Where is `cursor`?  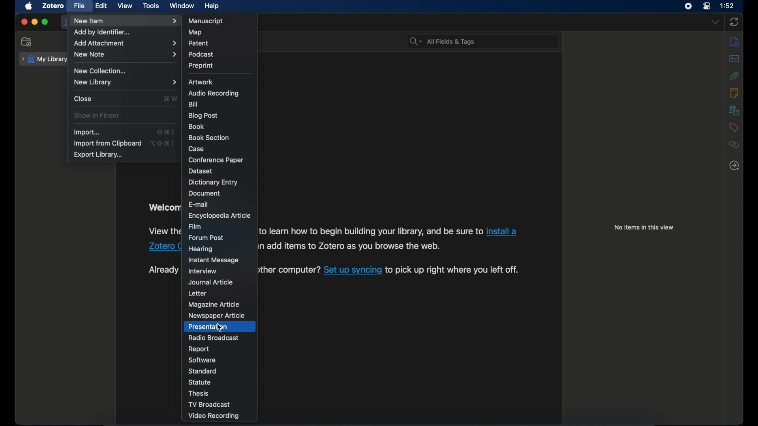 cursor is located at coordinates (220, 328).